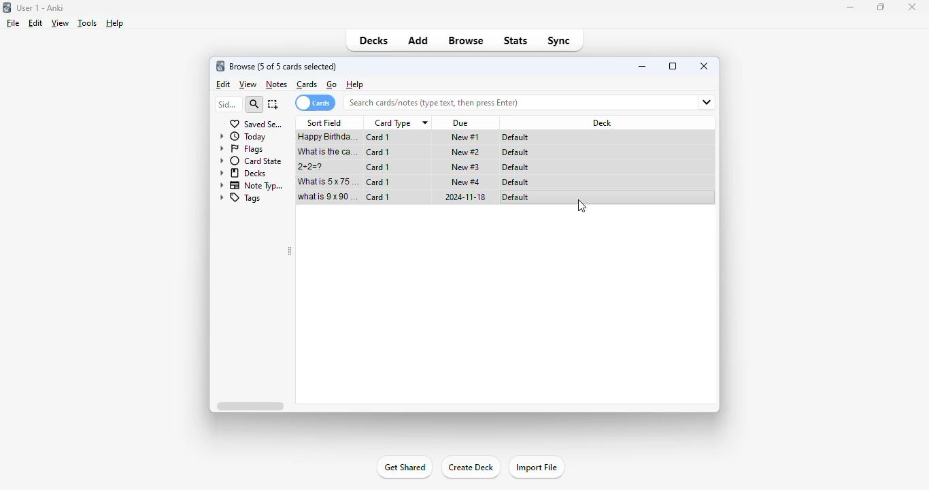 Image resolution: width=929 pixels, height=490 pixels. Describe the element at coordinates (462, 123) in the screenshot. I see `due` at that location.